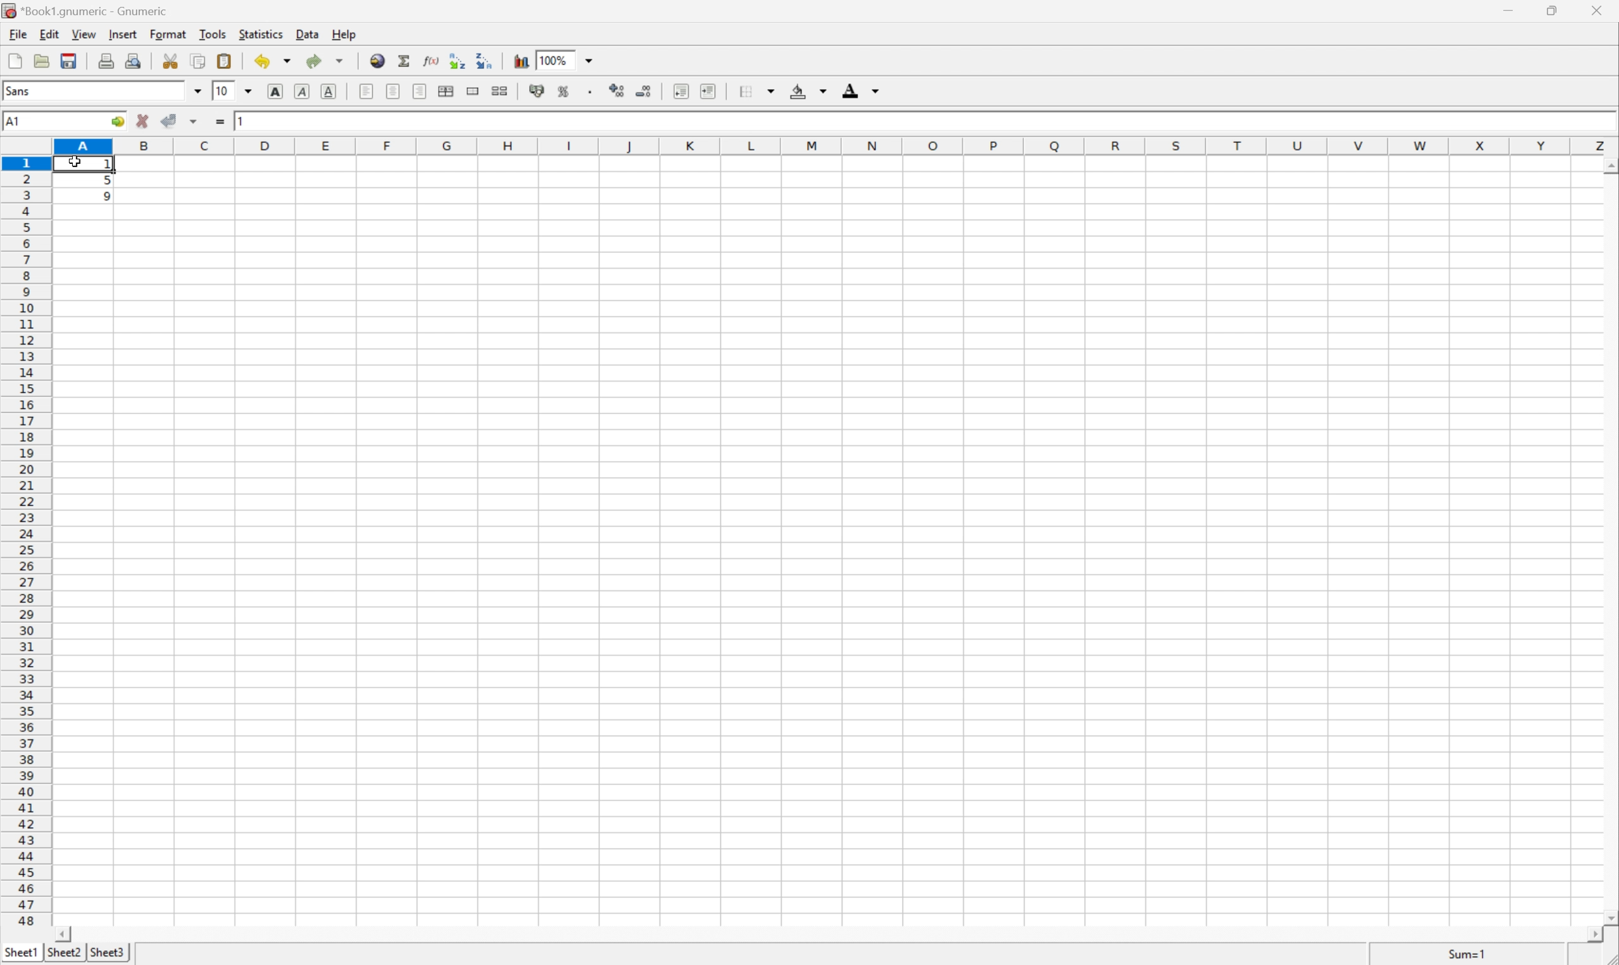  I want to click on insert hyperlink, so click(378, 59).